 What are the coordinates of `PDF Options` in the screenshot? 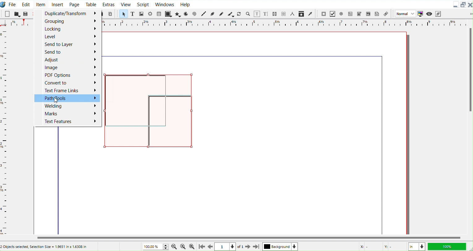 It's located at (66, 75).